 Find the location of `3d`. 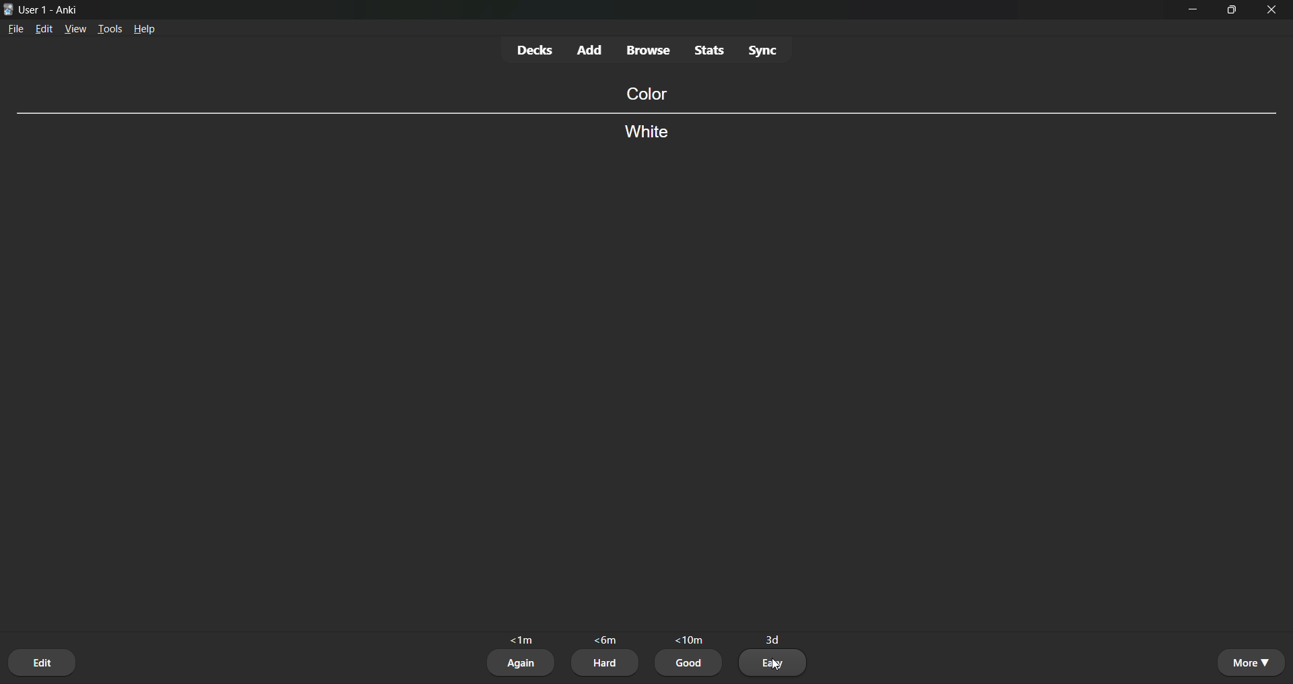

3d is located at coordinates (774, 636).